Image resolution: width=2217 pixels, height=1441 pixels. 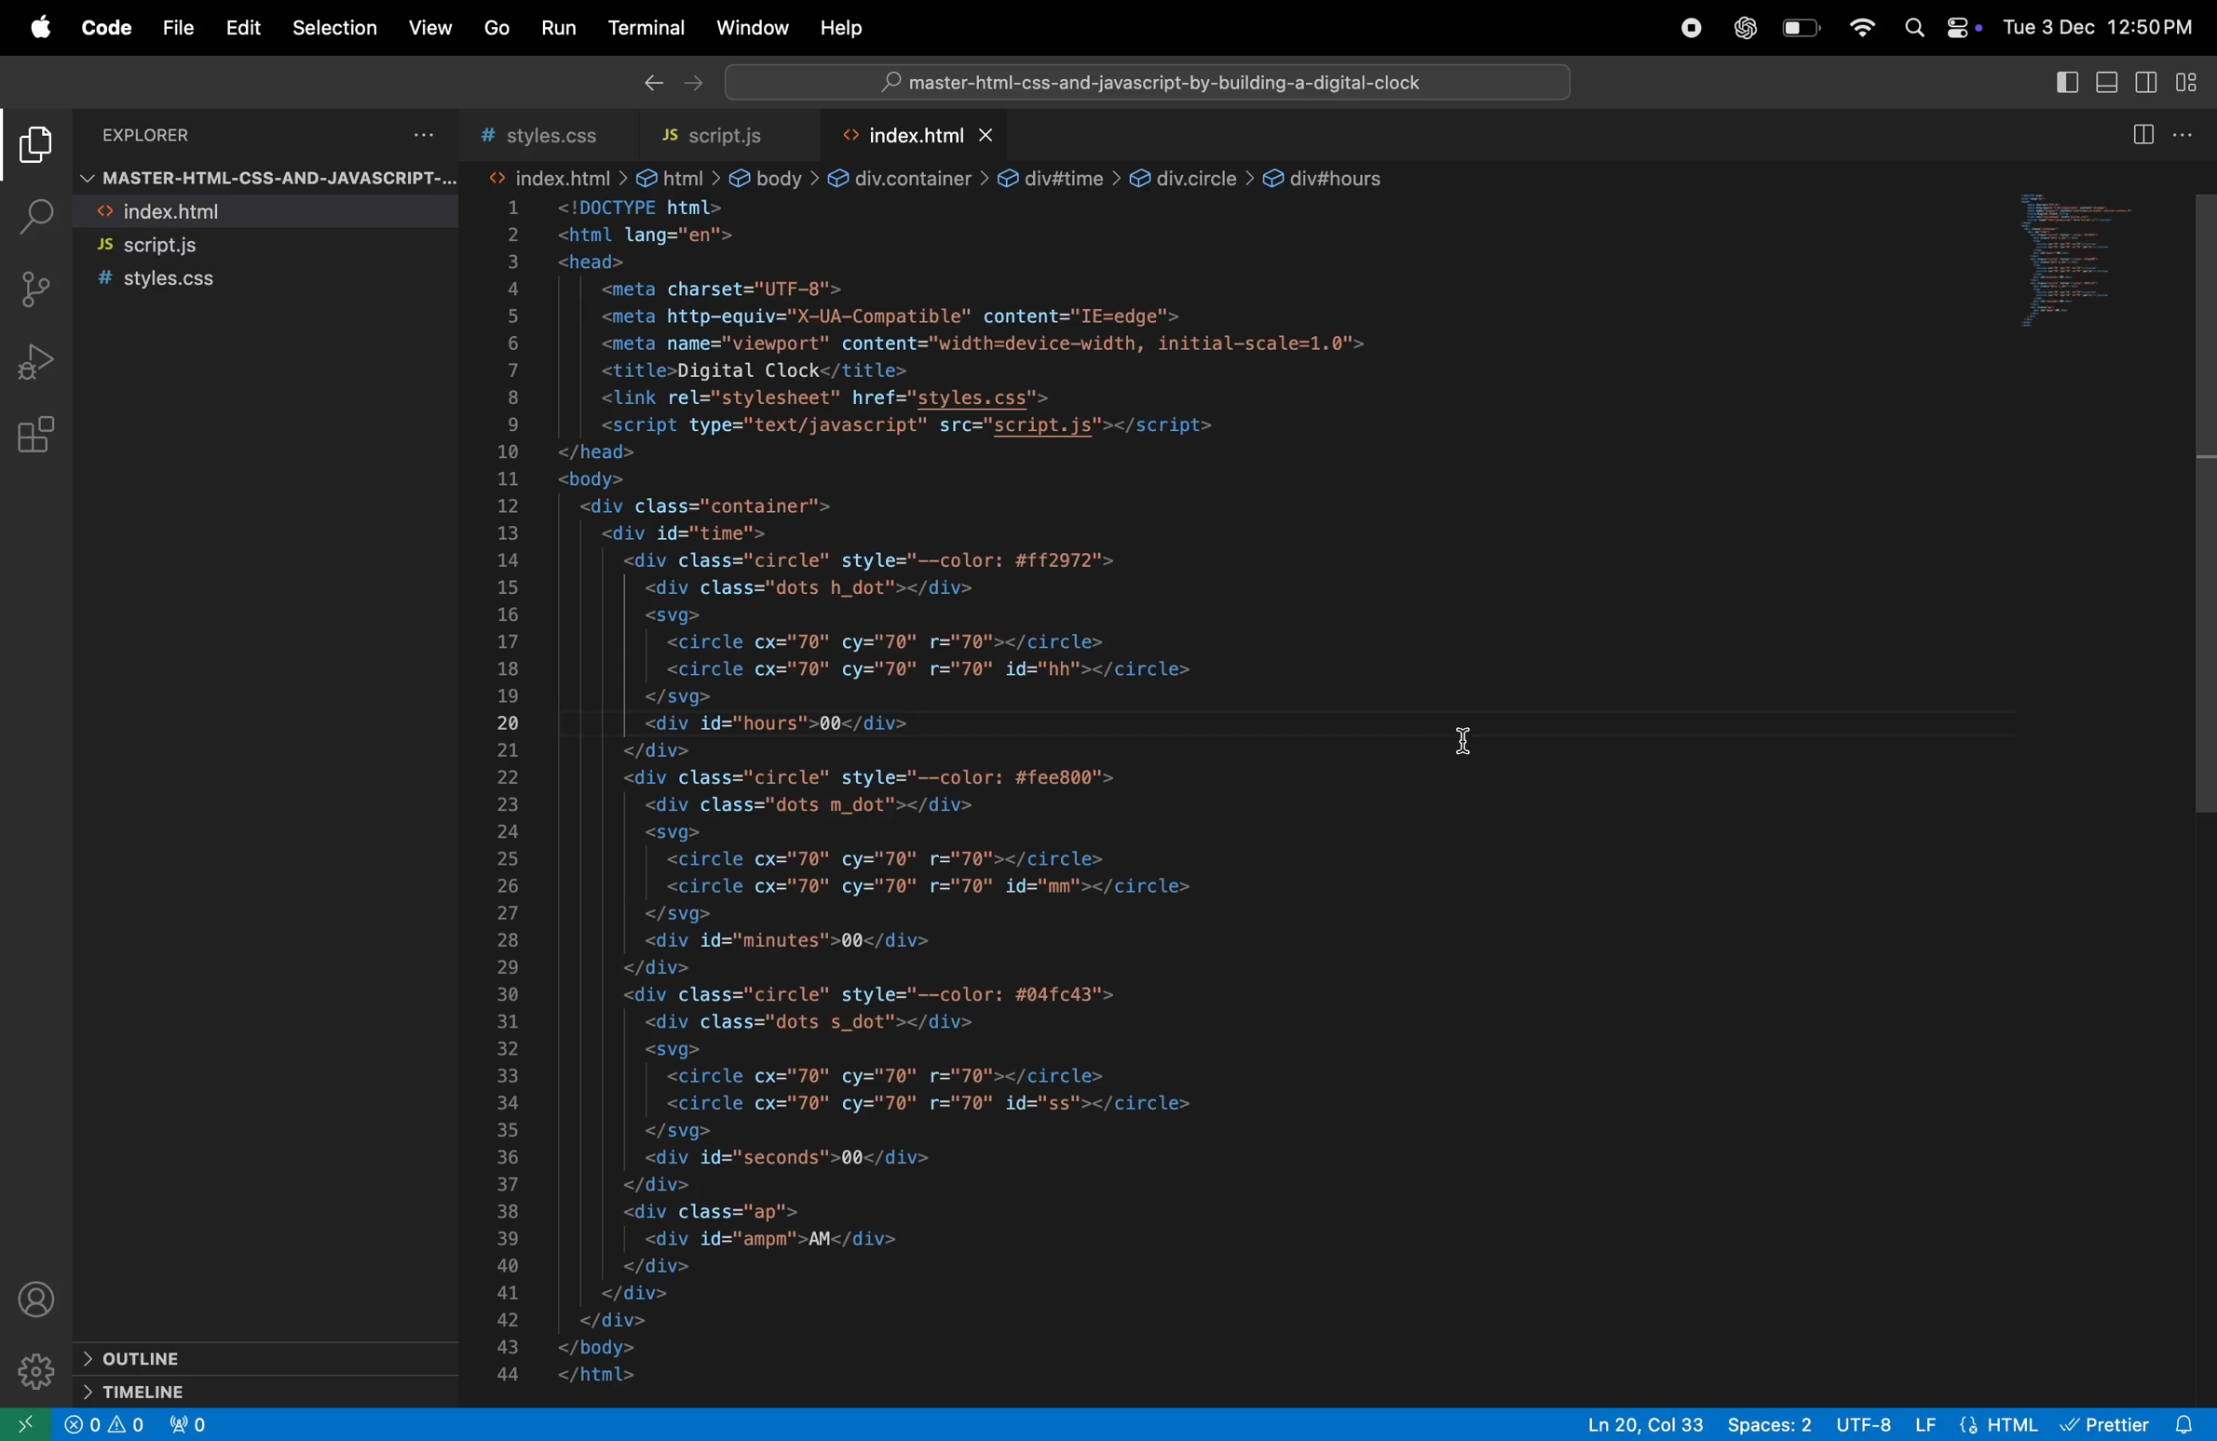 I want to click on script.js, so click(x=271, y=247).